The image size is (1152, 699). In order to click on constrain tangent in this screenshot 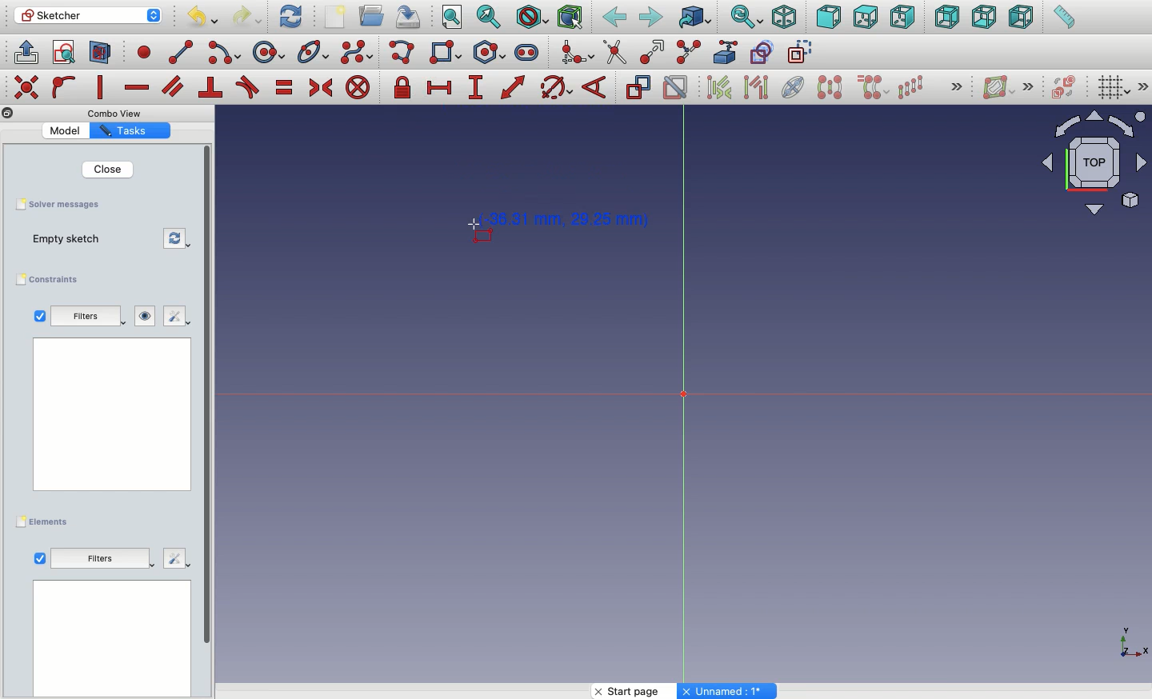, I will do `click(248, 87)`.